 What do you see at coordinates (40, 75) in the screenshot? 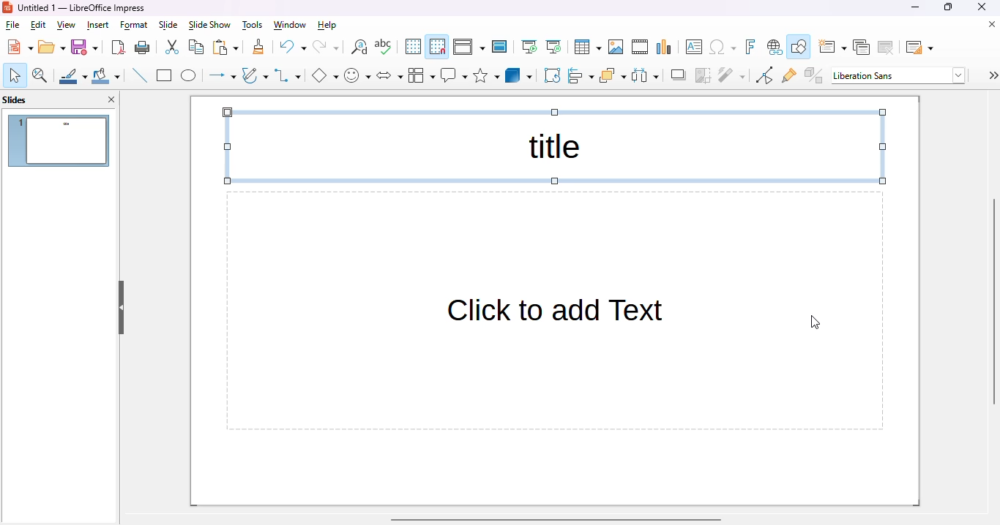
I see `zoom & pan` at bounding box center [40, 75].